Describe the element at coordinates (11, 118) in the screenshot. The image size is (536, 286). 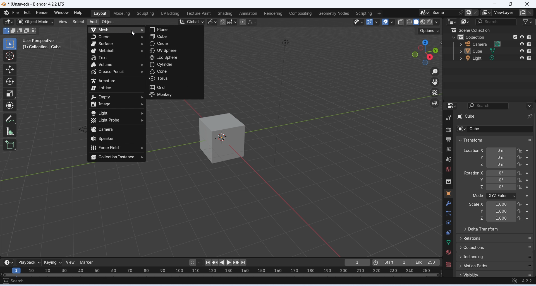
I see `Annotate` at that location.